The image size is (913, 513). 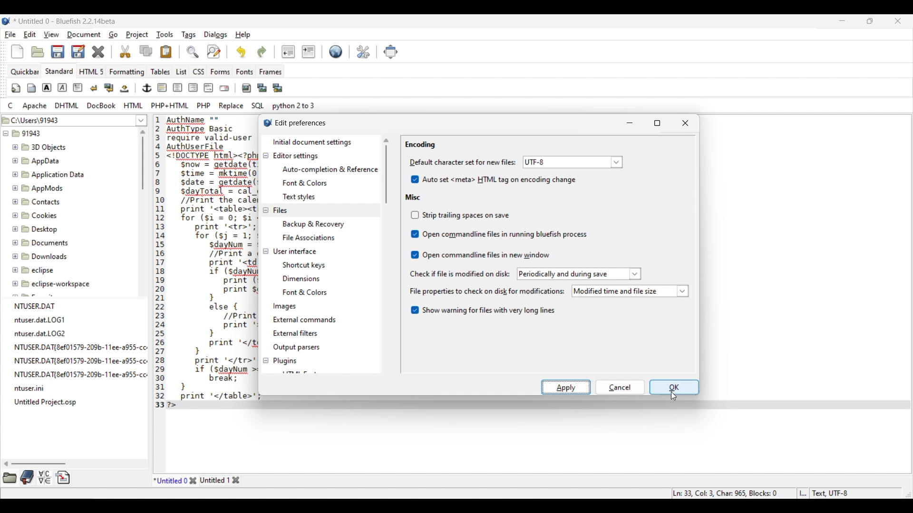 I want to click on External filters, so click(x=297, y=333).